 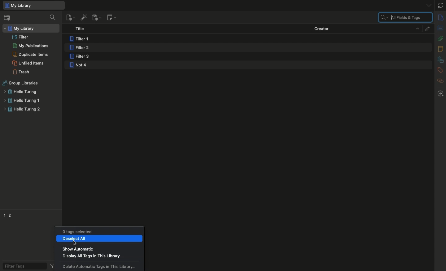 What do you see at coordinates (82, 29) in the screenshot?
I see `Title` at bounding box center [82, 29].